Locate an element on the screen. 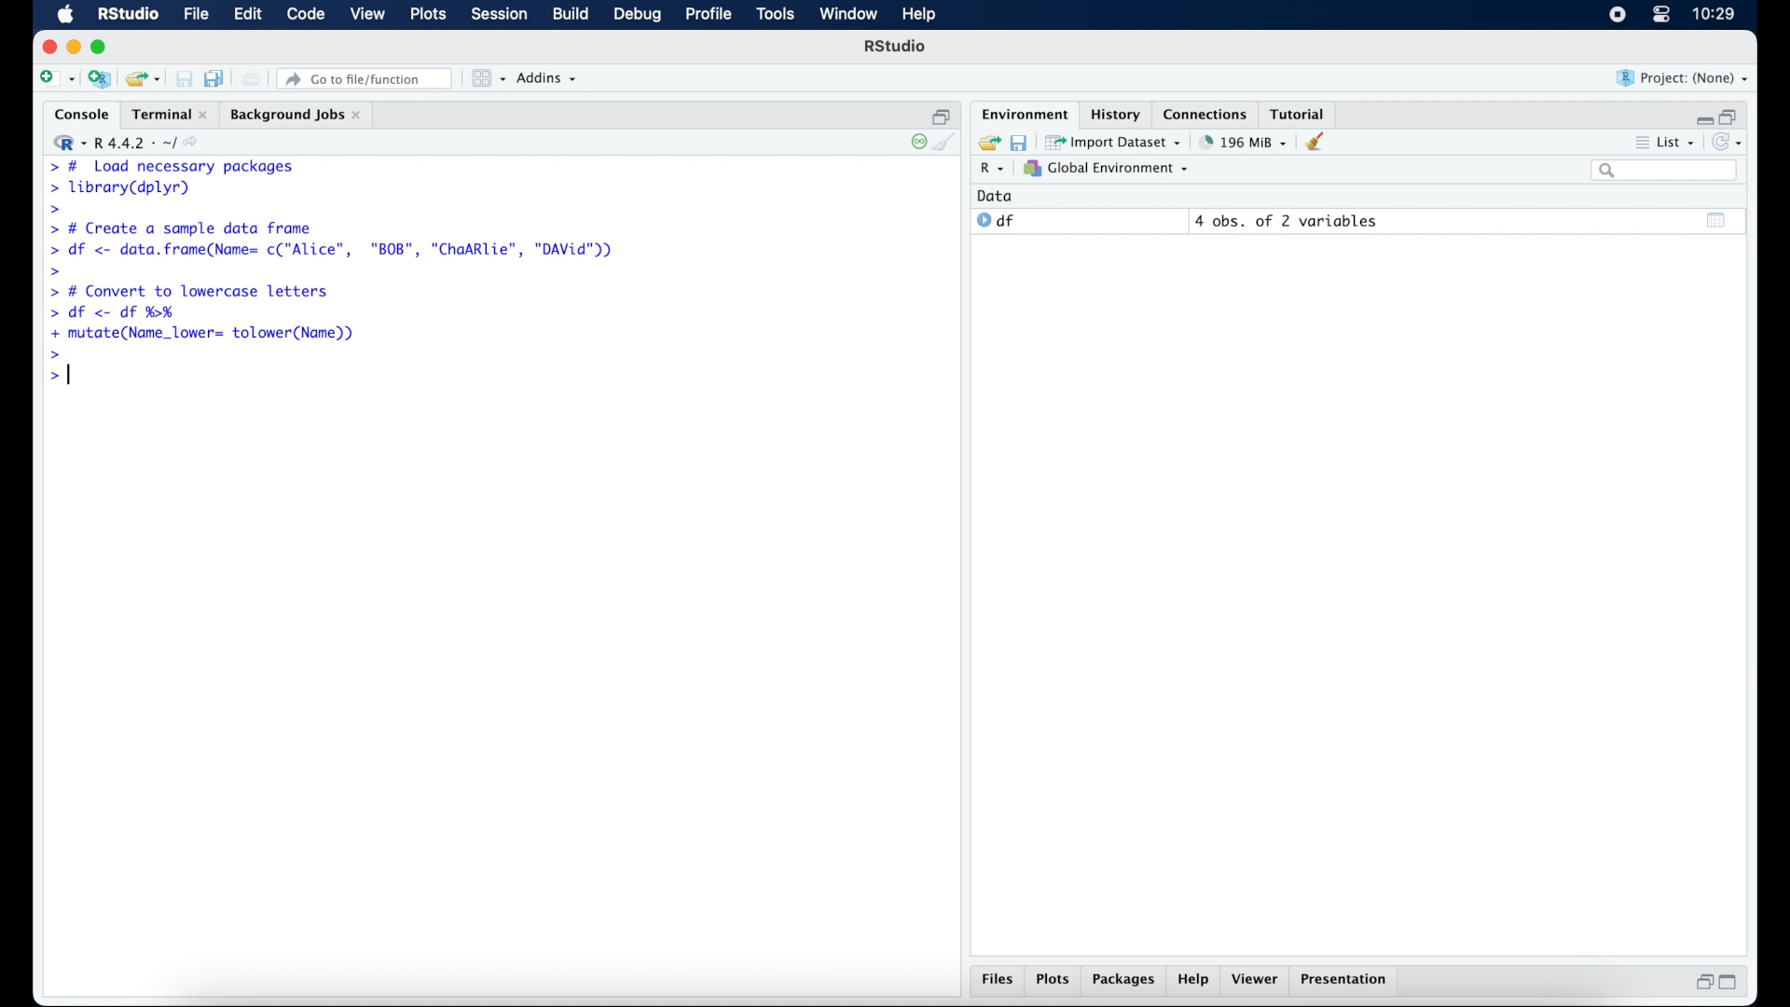 This screenshot has height=1007, width=1790. Terminal is located at coordinates (164, 114).